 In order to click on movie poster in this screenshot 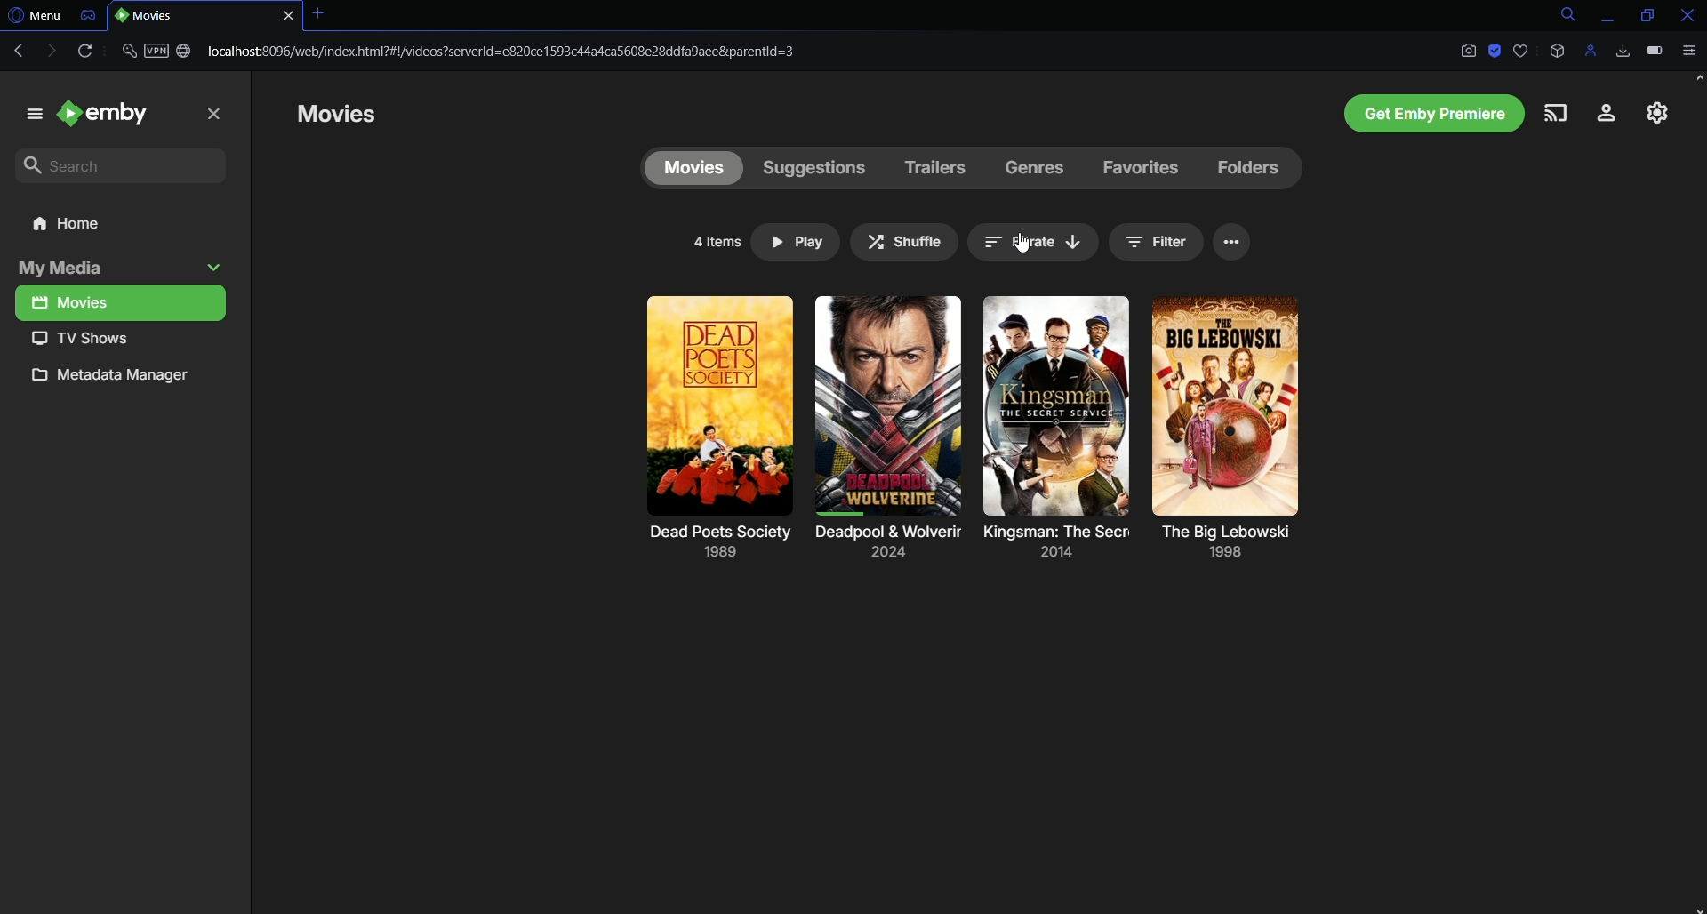, I will do `click(1227, 405)`.